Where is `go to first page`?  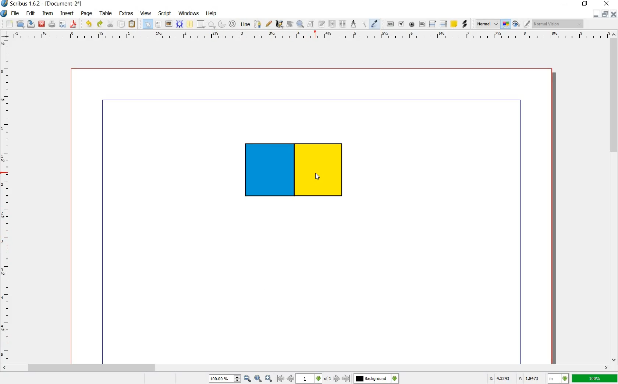
go to first page is located at coordinates (281, 378).